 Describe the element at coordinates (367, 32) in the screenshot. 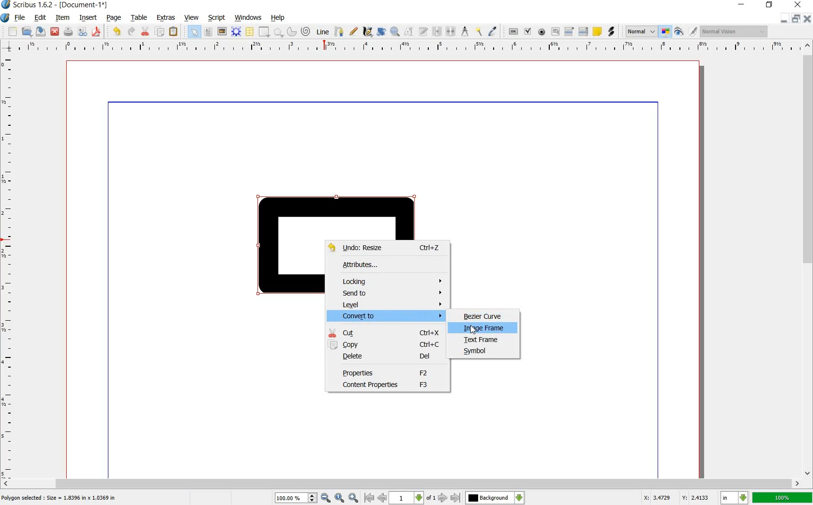

I see `calligraphic line` at that location.